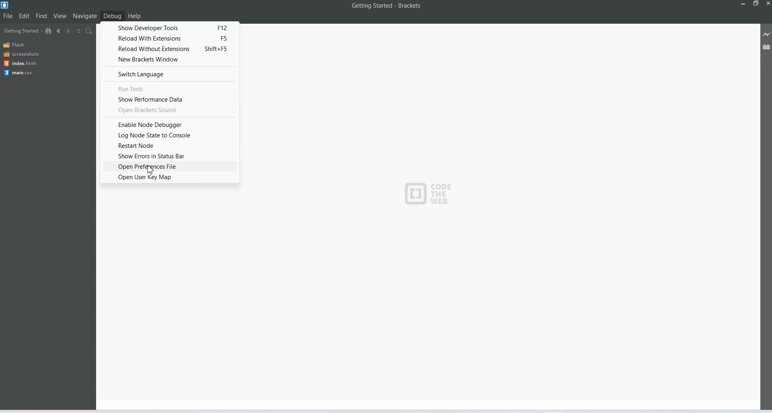  I want to click on Find in Files, so click(90, 31).